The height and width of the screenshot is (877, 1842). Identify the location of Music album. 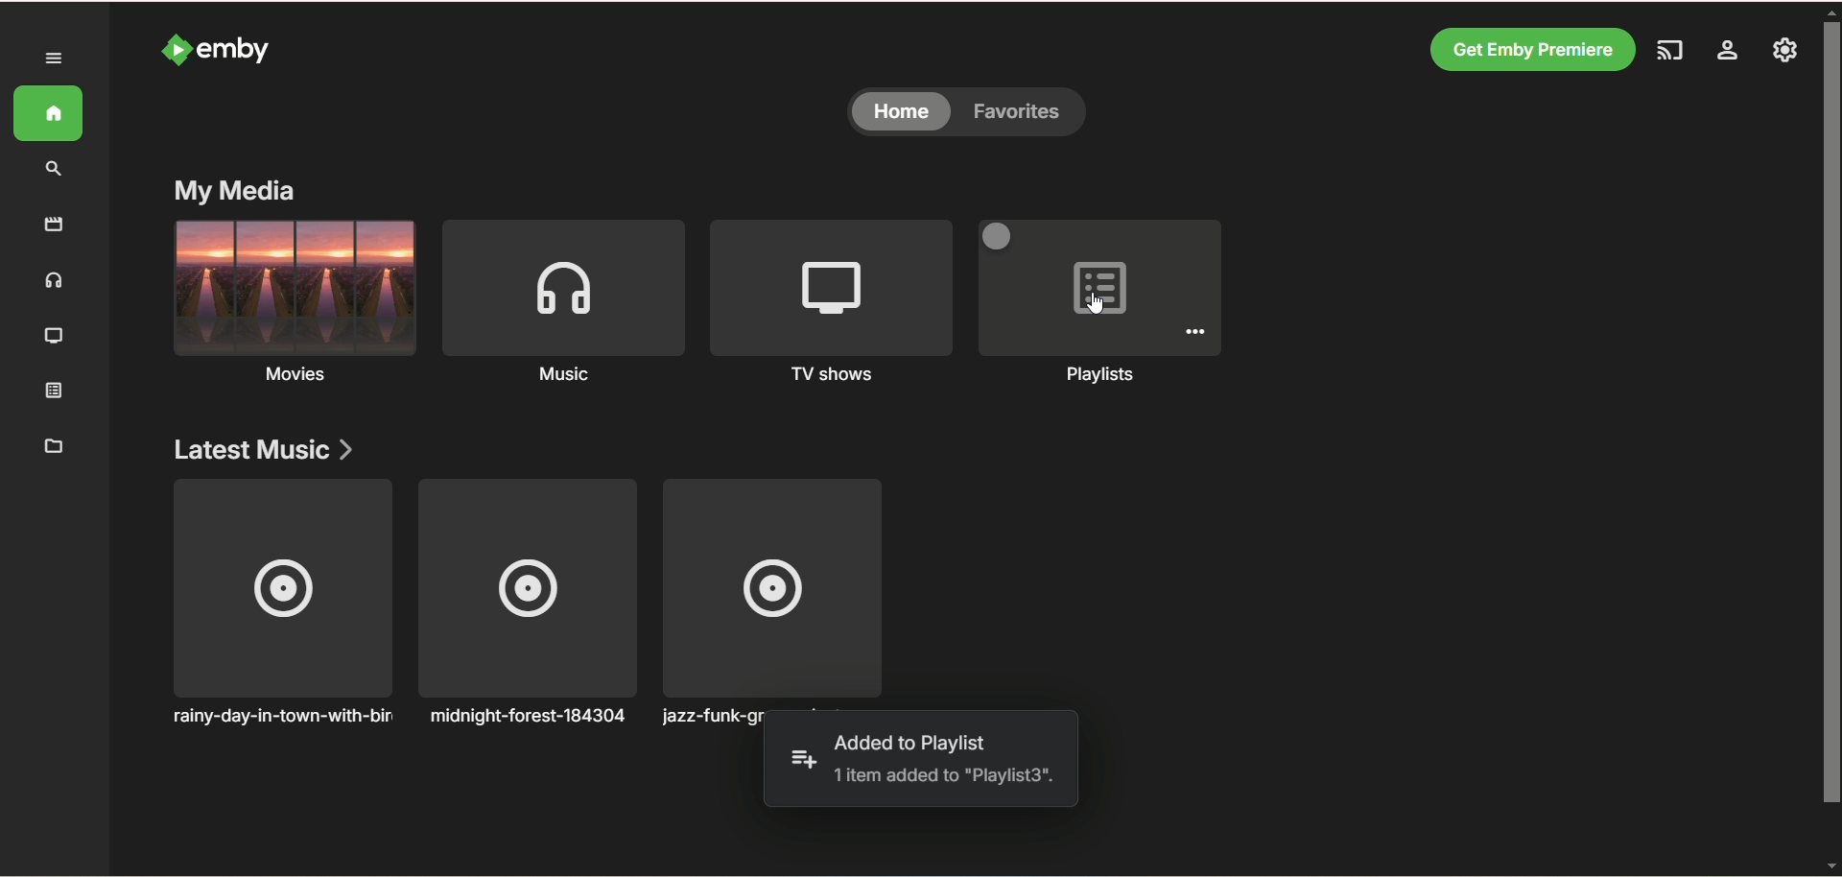
(528, 603).